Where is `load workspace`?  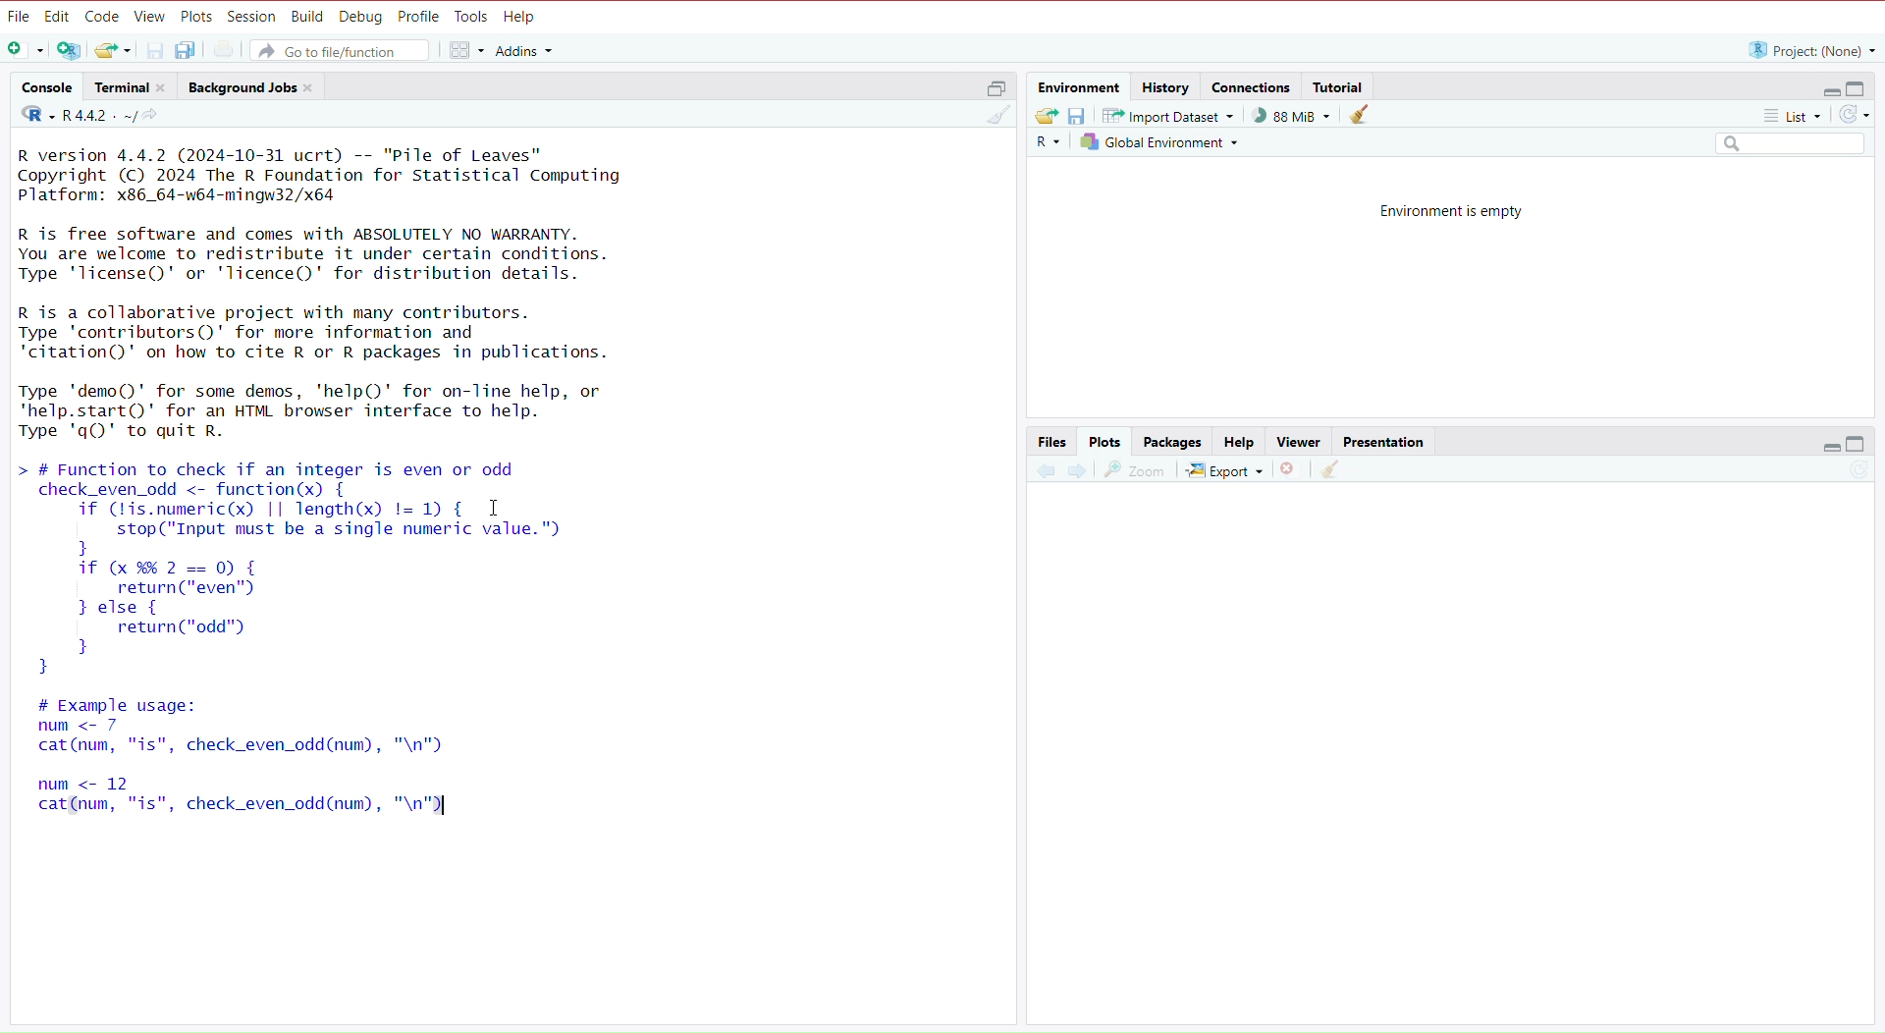
load workspace is located at coordinates (1047, 116).